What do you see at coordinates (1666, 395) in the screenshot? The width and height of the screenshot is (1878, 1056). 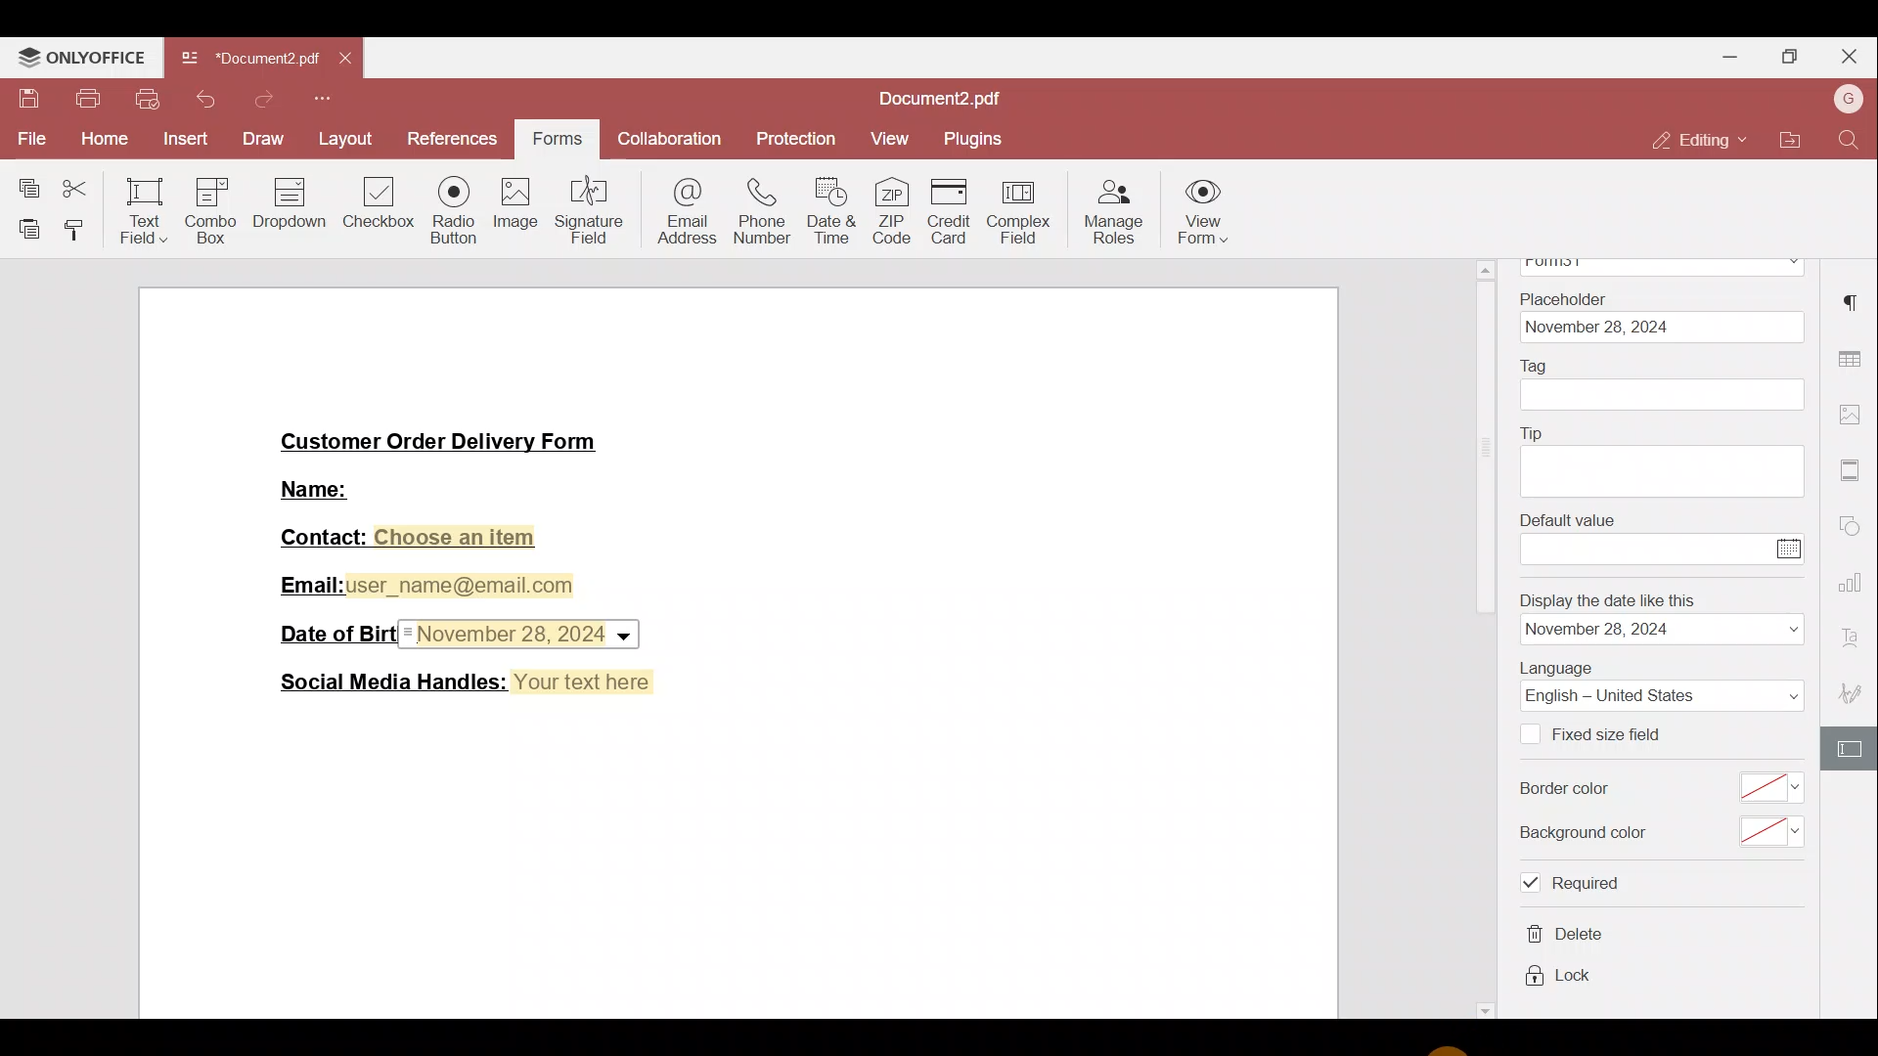 I see `tag` at bounding box center [1666, 395].